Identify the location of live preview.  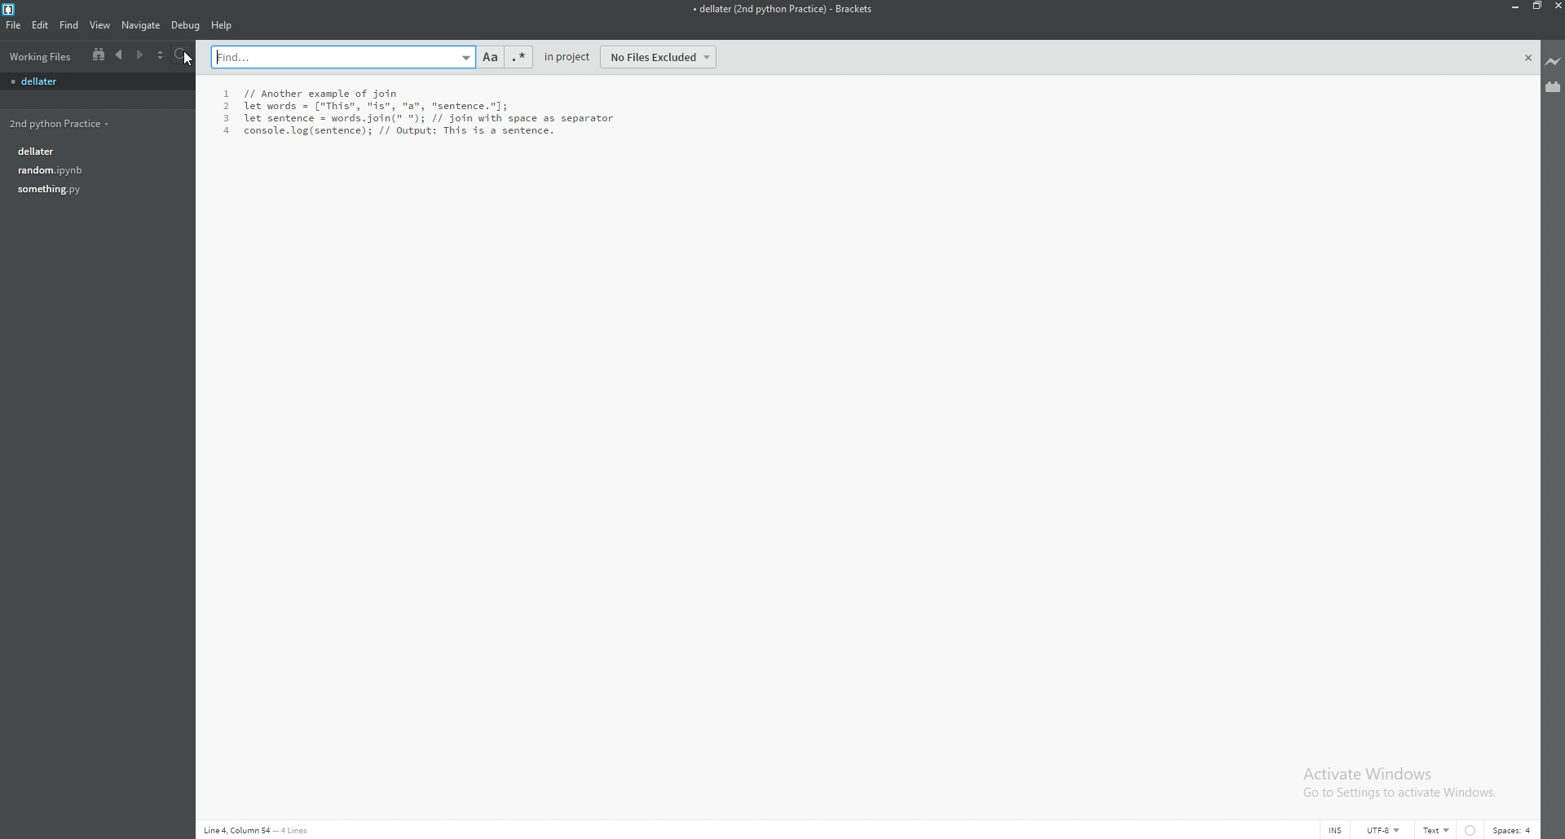
(1554, 59).